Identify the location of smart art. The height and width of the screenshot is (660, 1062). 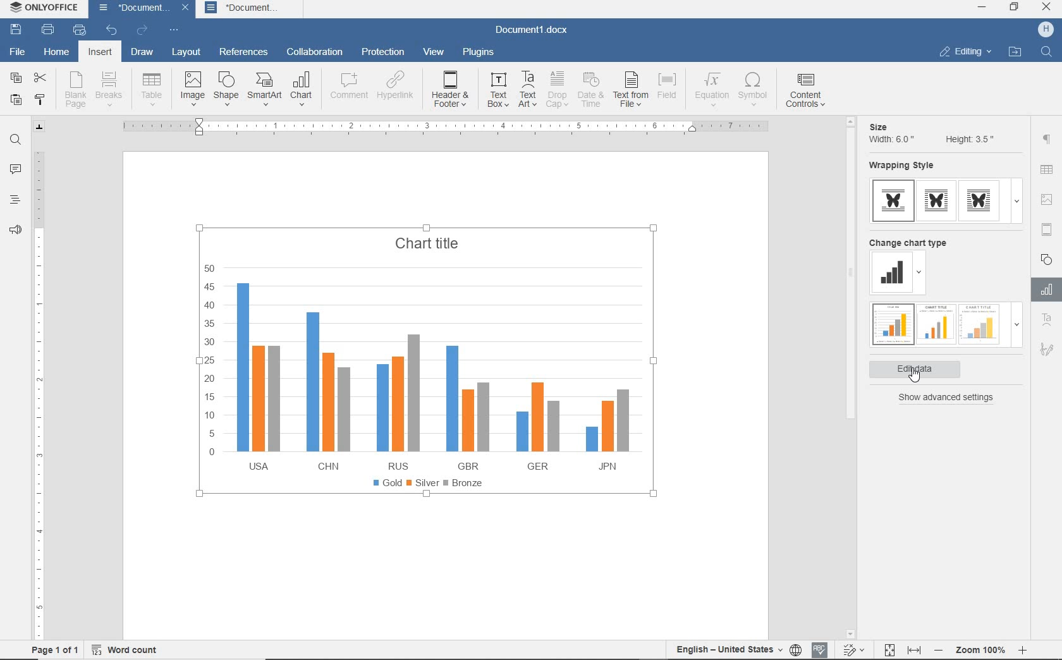
(265, 90).